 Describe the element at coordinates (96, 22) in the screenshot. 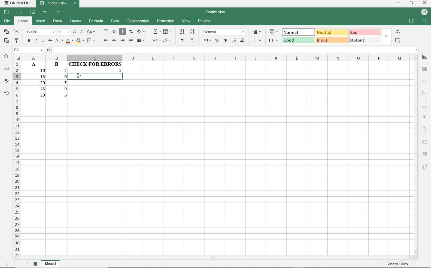

I see `FORMULA` at that location.